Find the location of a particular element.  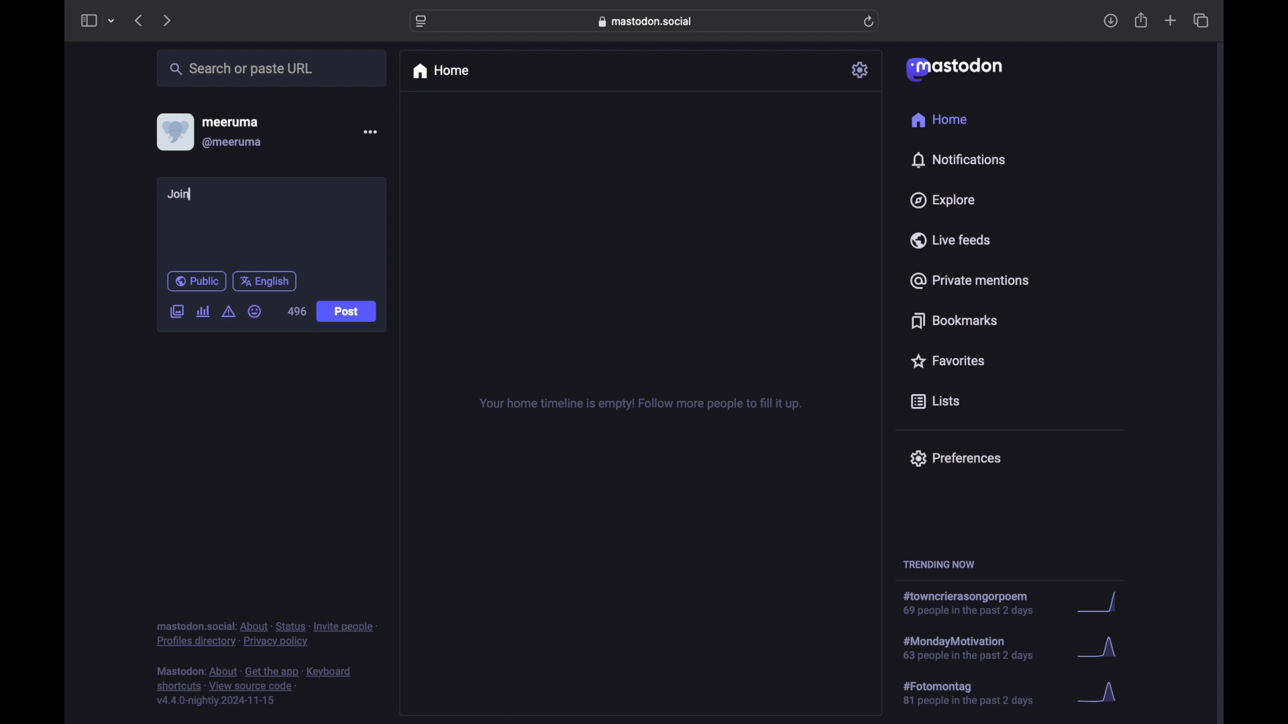

favorites is located at coordinates (947, 361).